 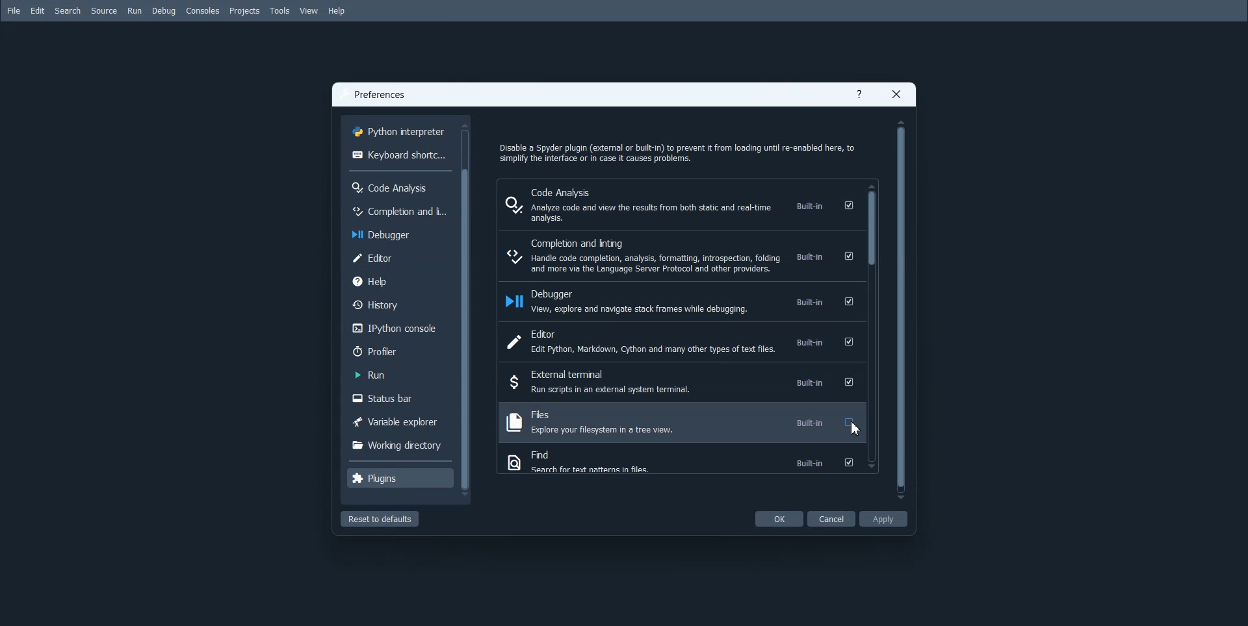 What do you see at coordinates (37, 11) in the screenshot?
I see `Edit` at bounding box center [37, 11].